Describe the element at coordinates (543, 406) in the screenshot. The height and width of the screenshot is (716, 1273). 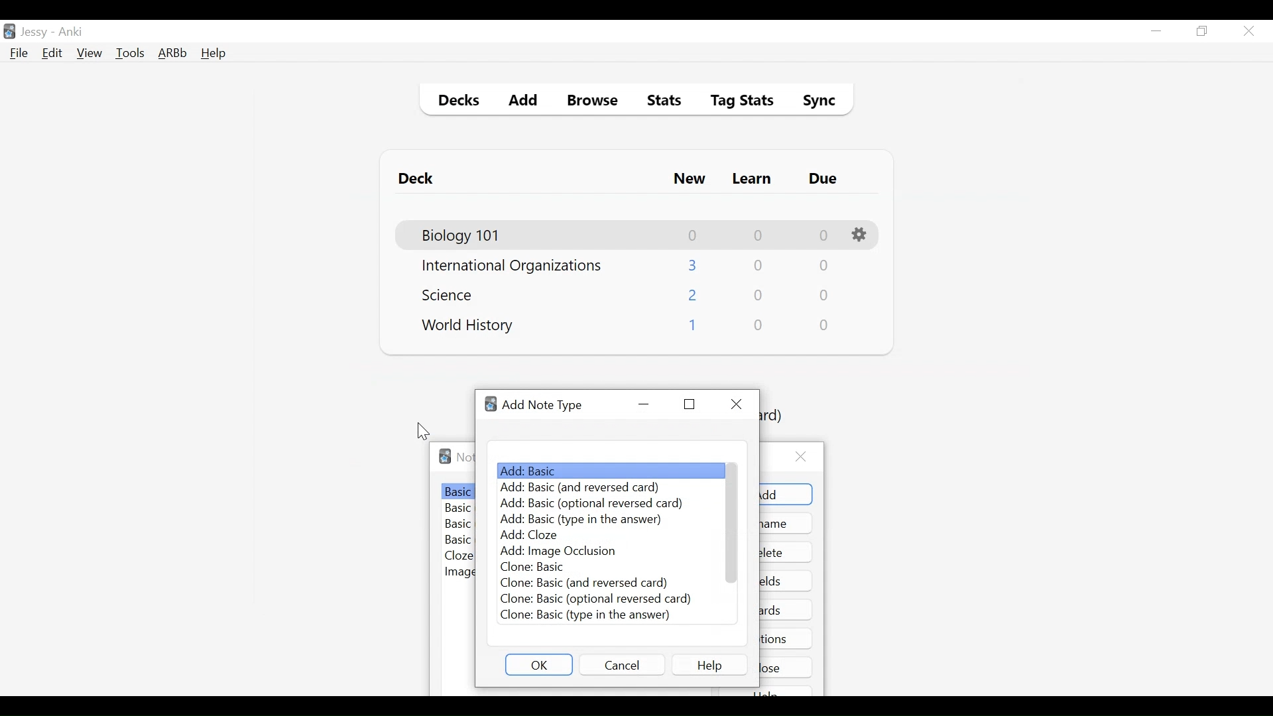
I see `Add Note Type` at that location.